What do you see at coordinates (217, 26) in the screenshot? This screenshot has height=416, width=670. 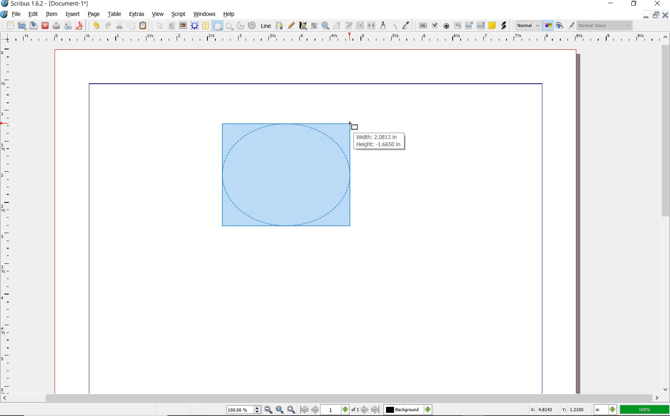 I see `SHAPE` at bounding box center [217, 26].